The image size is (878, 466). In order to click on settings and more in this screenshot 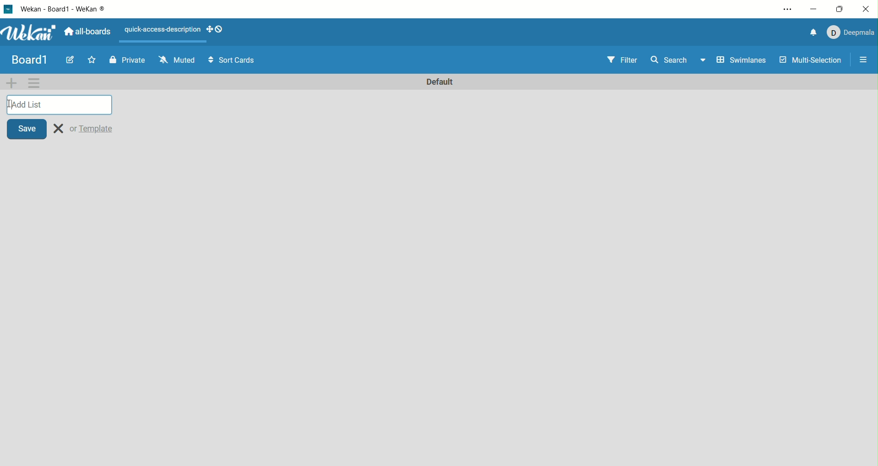, I will do `click(787, 9)`.